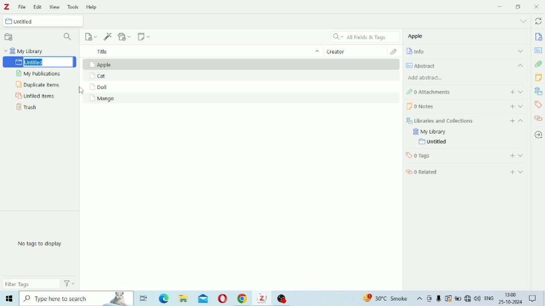 This screenshot has height=306, width=545. What do you see at coordinates (108, 36) in the screenshot?
I see `Add Item (s) by Identifier` at bounding box center [108, 36].